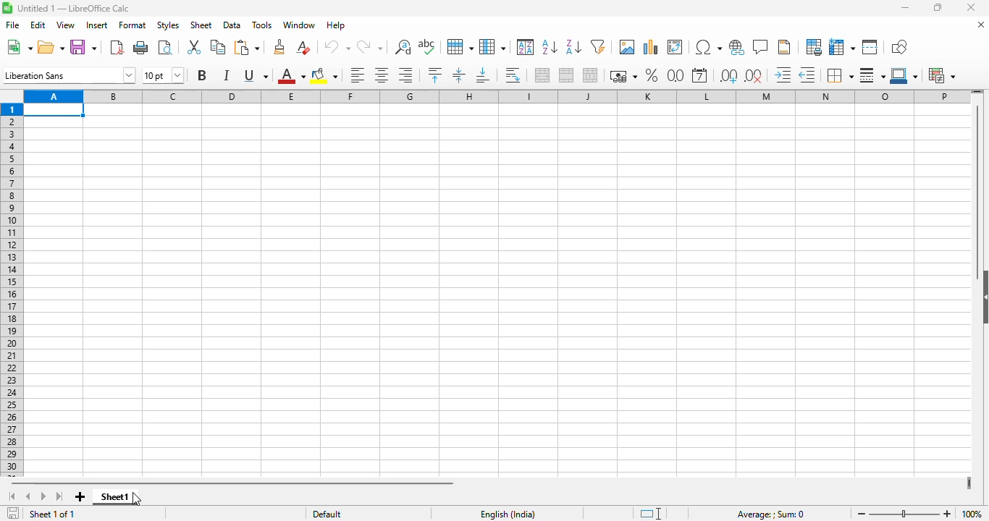  Describe the element at coordinates (652, 74) in the screenshot. I see `format as percent` at that location.